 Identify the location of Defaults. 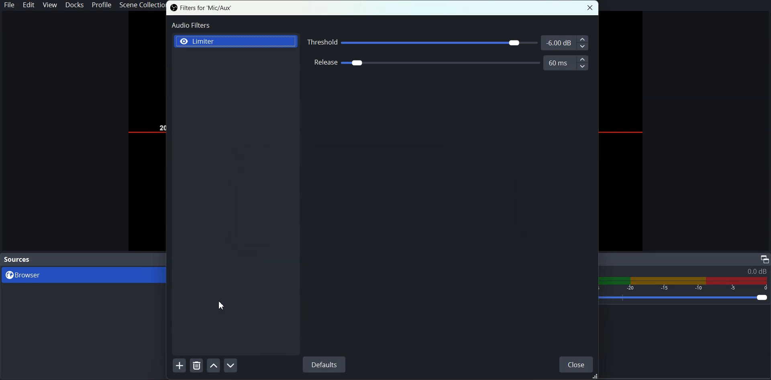
(324, 364).